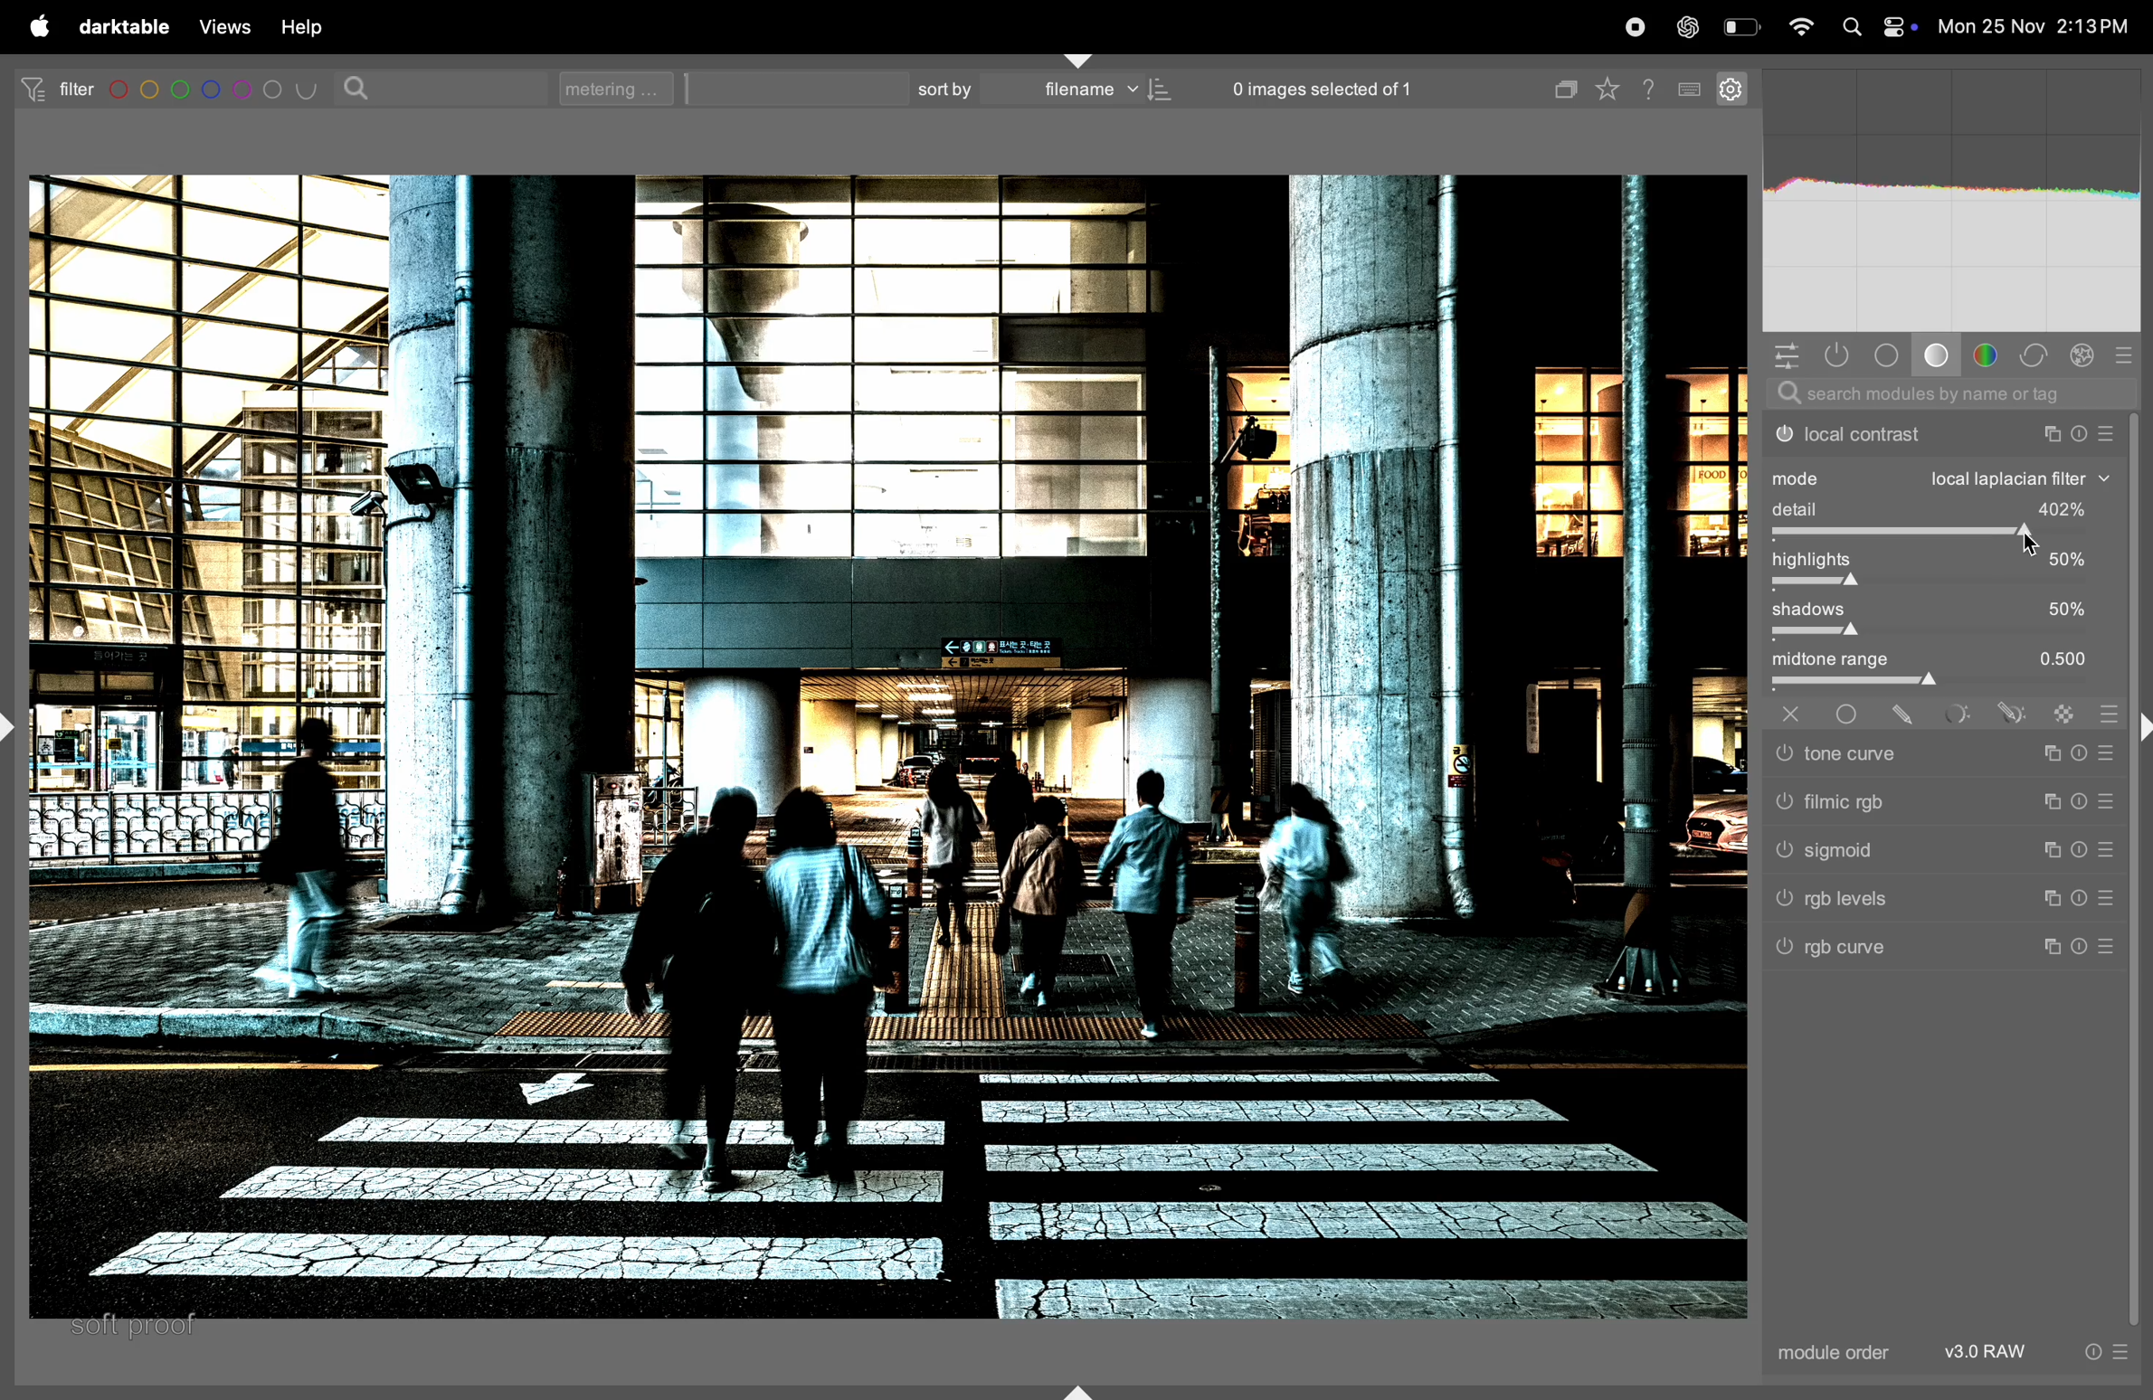  I want to click on preset, so click(2107, 949).